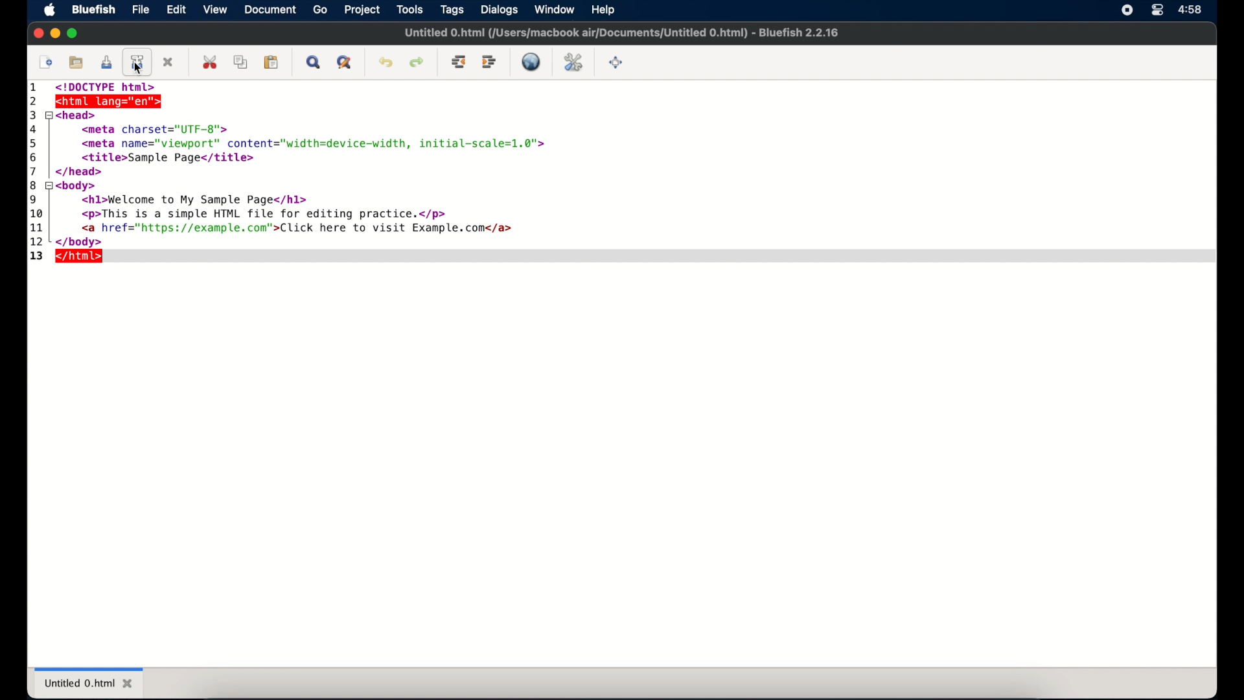 This screenshot has height=700, width=1244. I want to click on document, so click(271, 10).